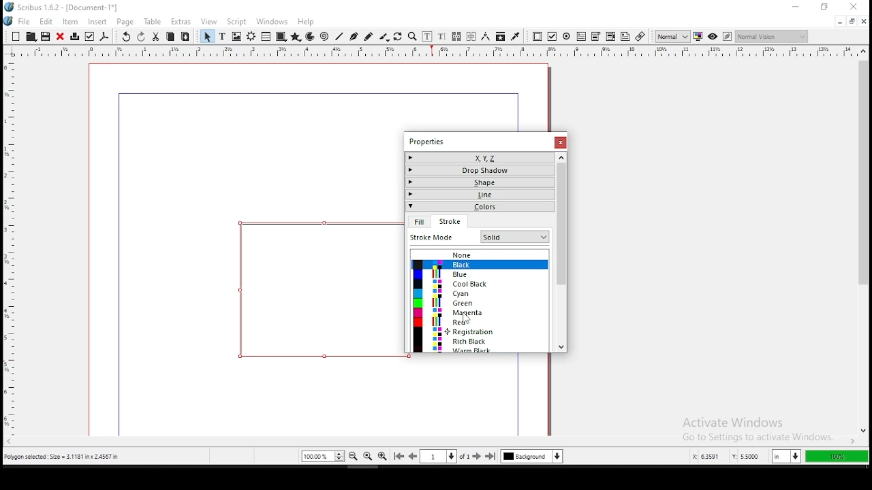 The height and width of the screenshot is (490, 872). Describe the element at coordinates (550, 99) in the screenshot. I see `scrollbar` at that location.